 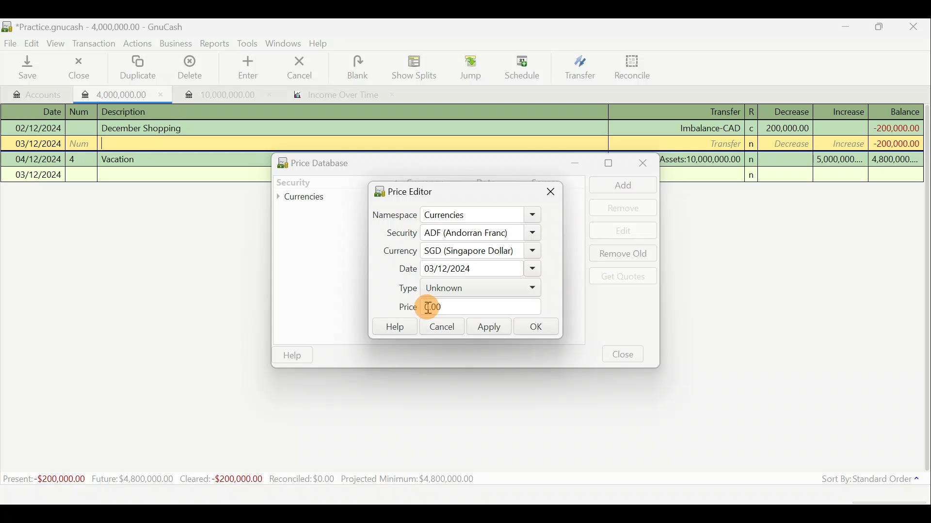 I want to click on R, so click(x=754, y=111).